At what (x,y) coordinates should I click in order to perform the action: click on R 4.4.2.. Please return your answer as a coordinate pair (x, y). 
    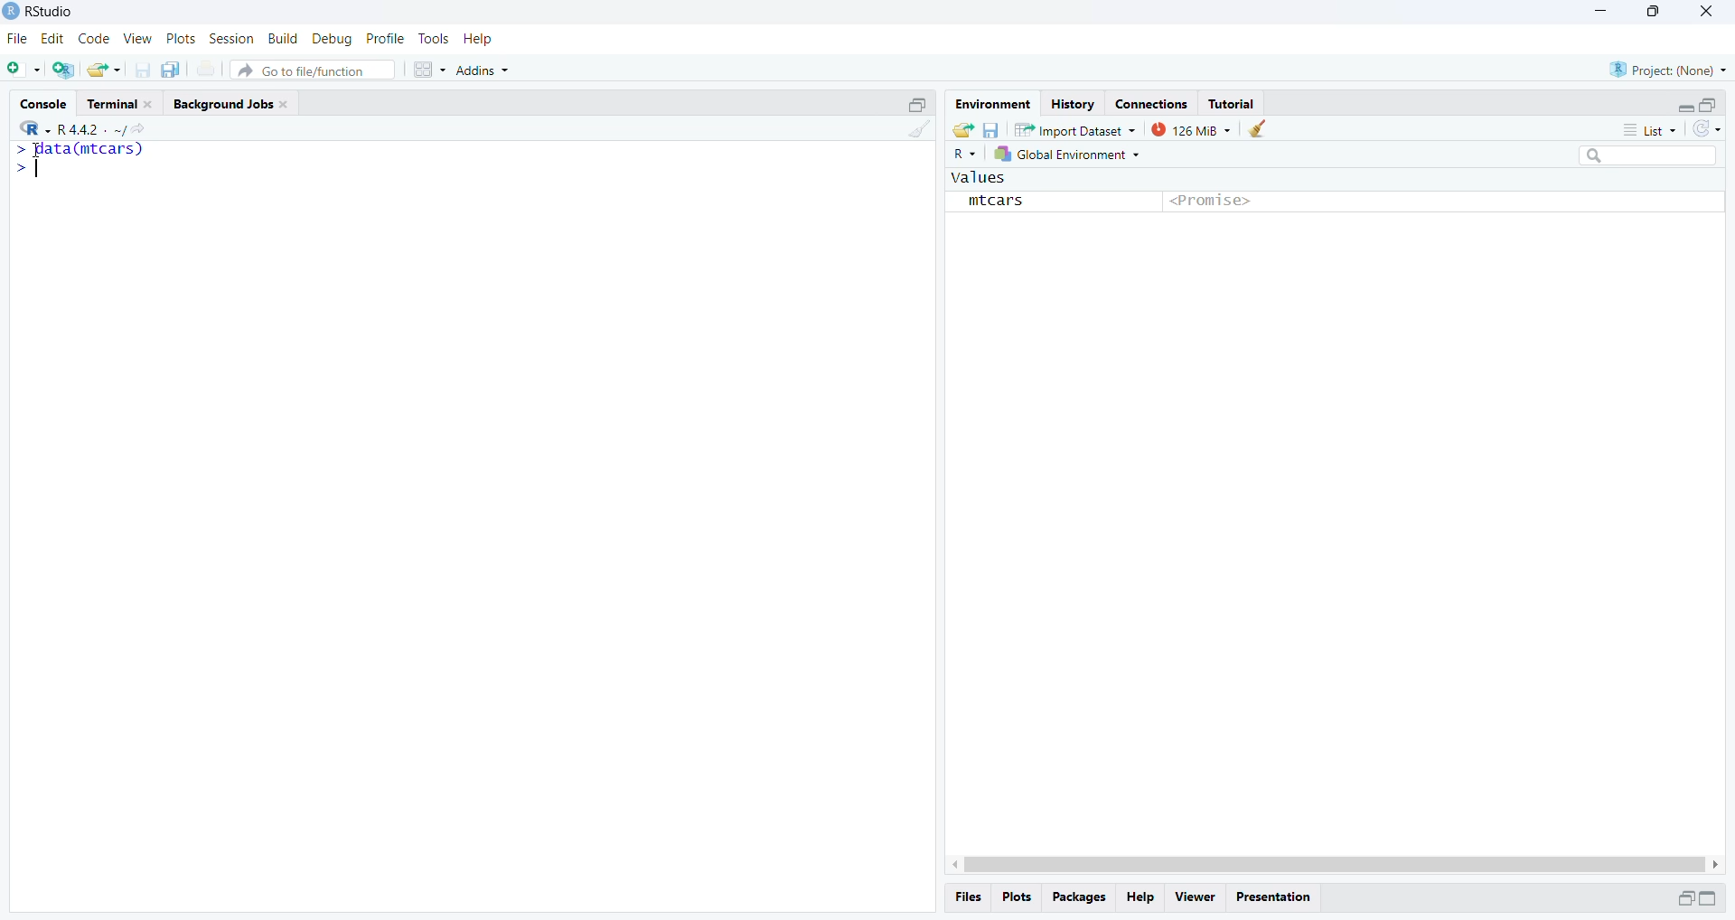
    Looking at the image, I should click on (61, 128).